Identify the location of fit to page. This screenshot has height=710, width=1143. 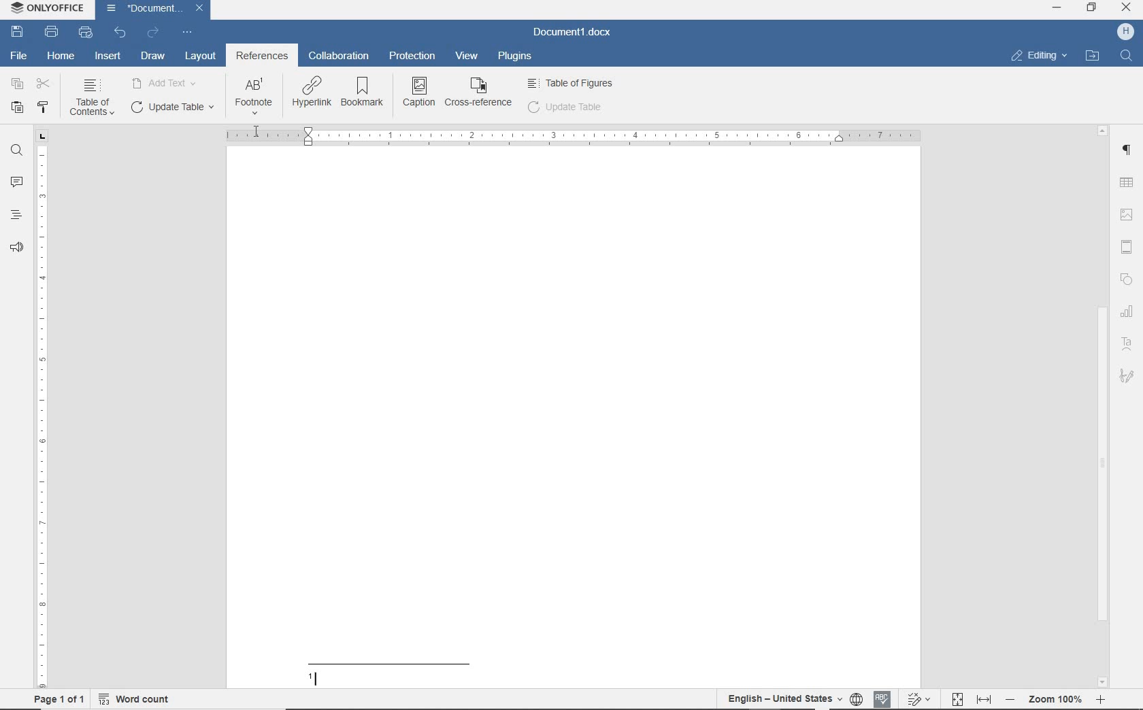
(958, 700).